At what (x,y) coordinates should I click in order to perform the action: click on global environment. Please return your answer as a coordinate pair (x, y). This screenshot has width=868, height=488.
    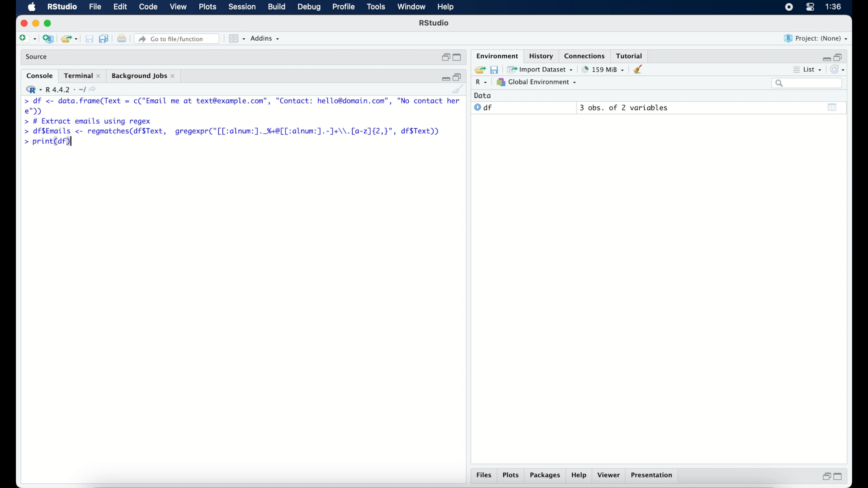
    Looking at the image, I should click on (539, 83).